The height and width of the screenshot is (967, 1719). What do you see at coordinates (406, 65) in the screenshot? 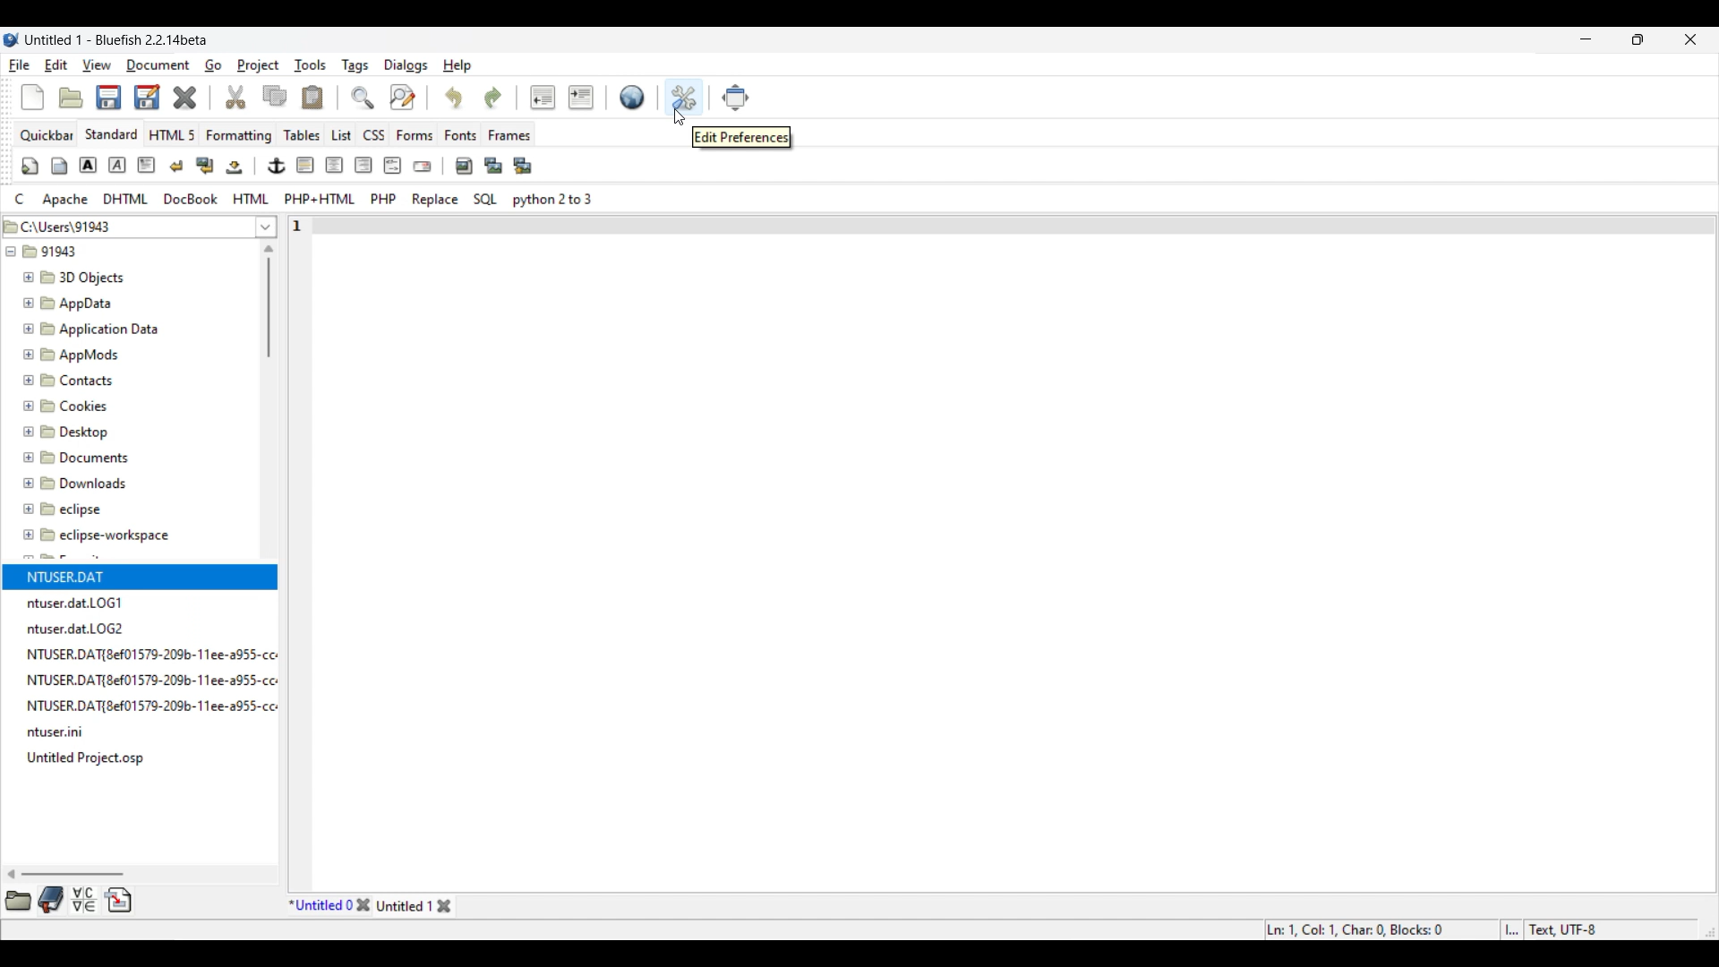
I see `Dialogs menu` at bounding box center [406, 65].